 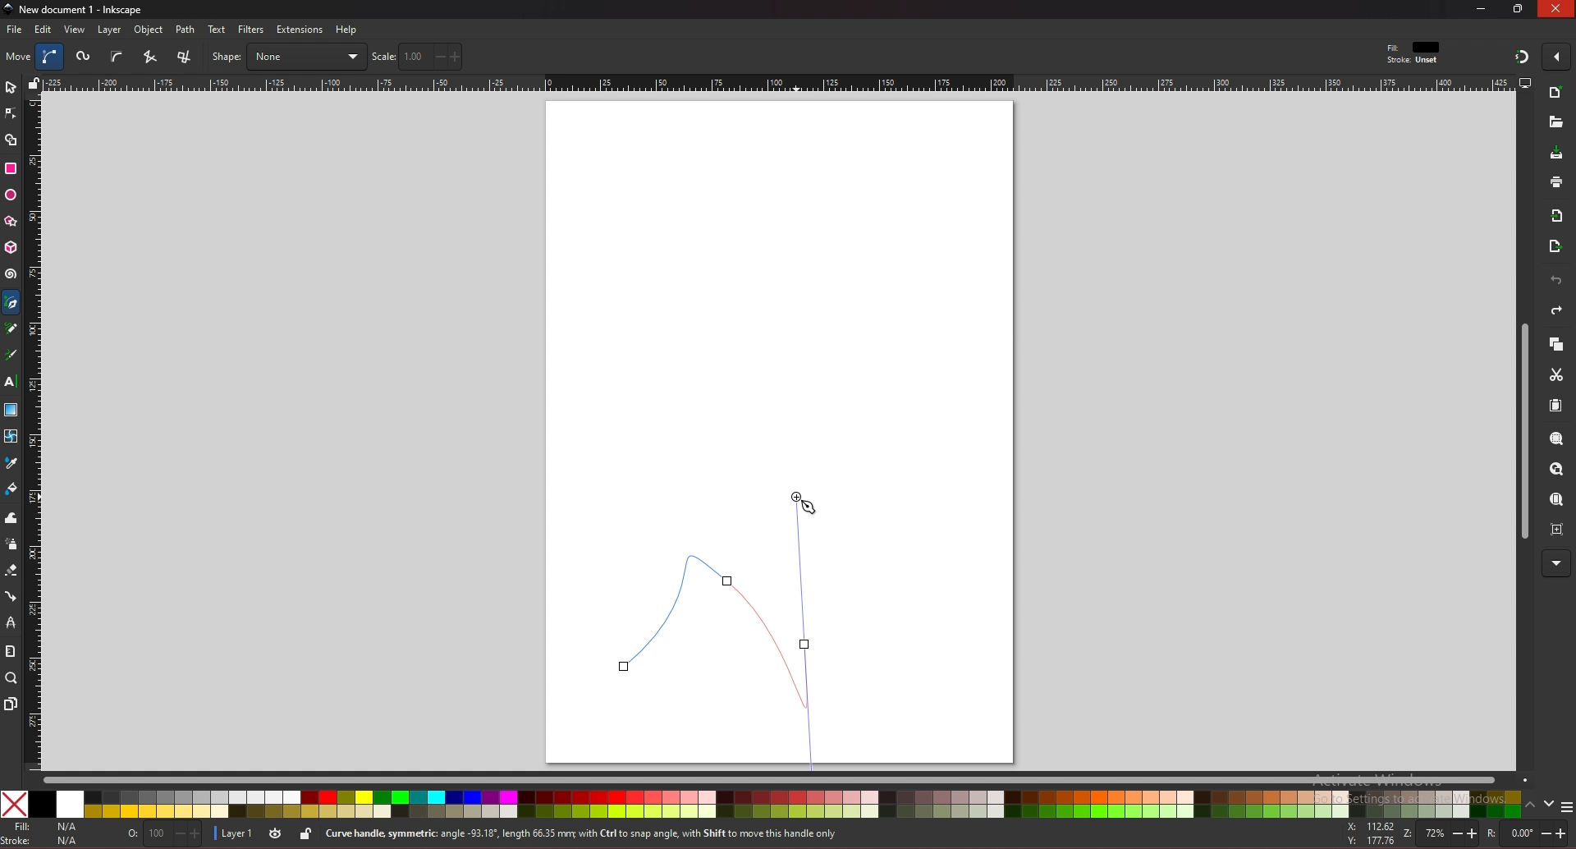 What do you see at coordinates (1559, 528) in the screenshot?
I see `zoom centre page` at bounding box center [1559, 528].